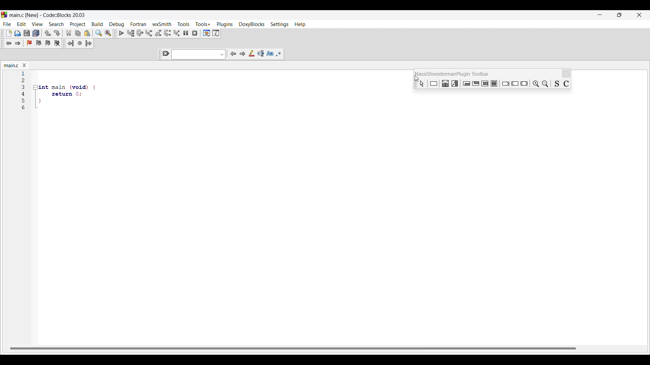 Image resolution: width=650 pixels, height=365 pixels. I want to click on Replace, so click(108, 33).